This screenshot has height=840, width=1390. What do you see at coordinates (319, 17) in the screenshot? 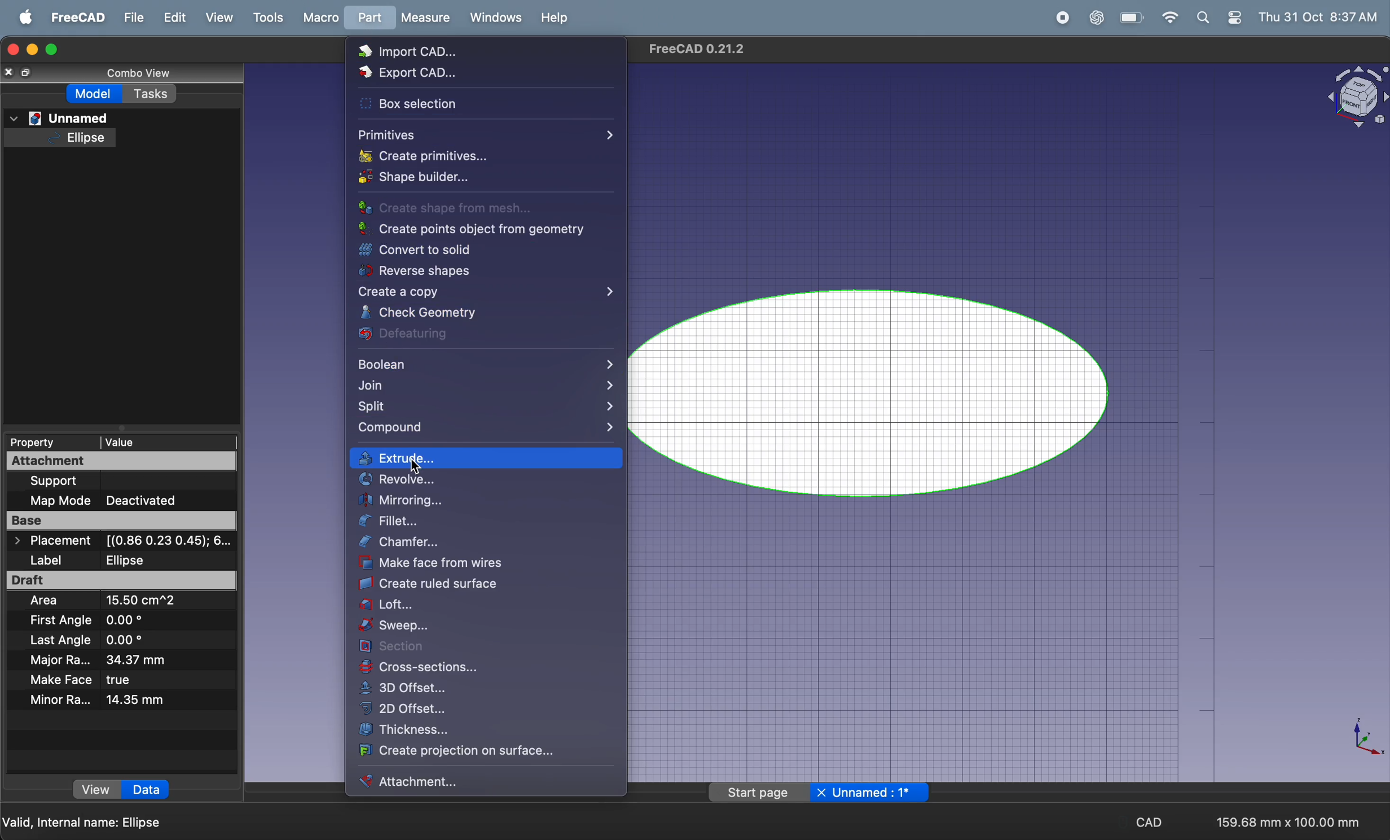
I see `marco` at bounding box center [319, 17].